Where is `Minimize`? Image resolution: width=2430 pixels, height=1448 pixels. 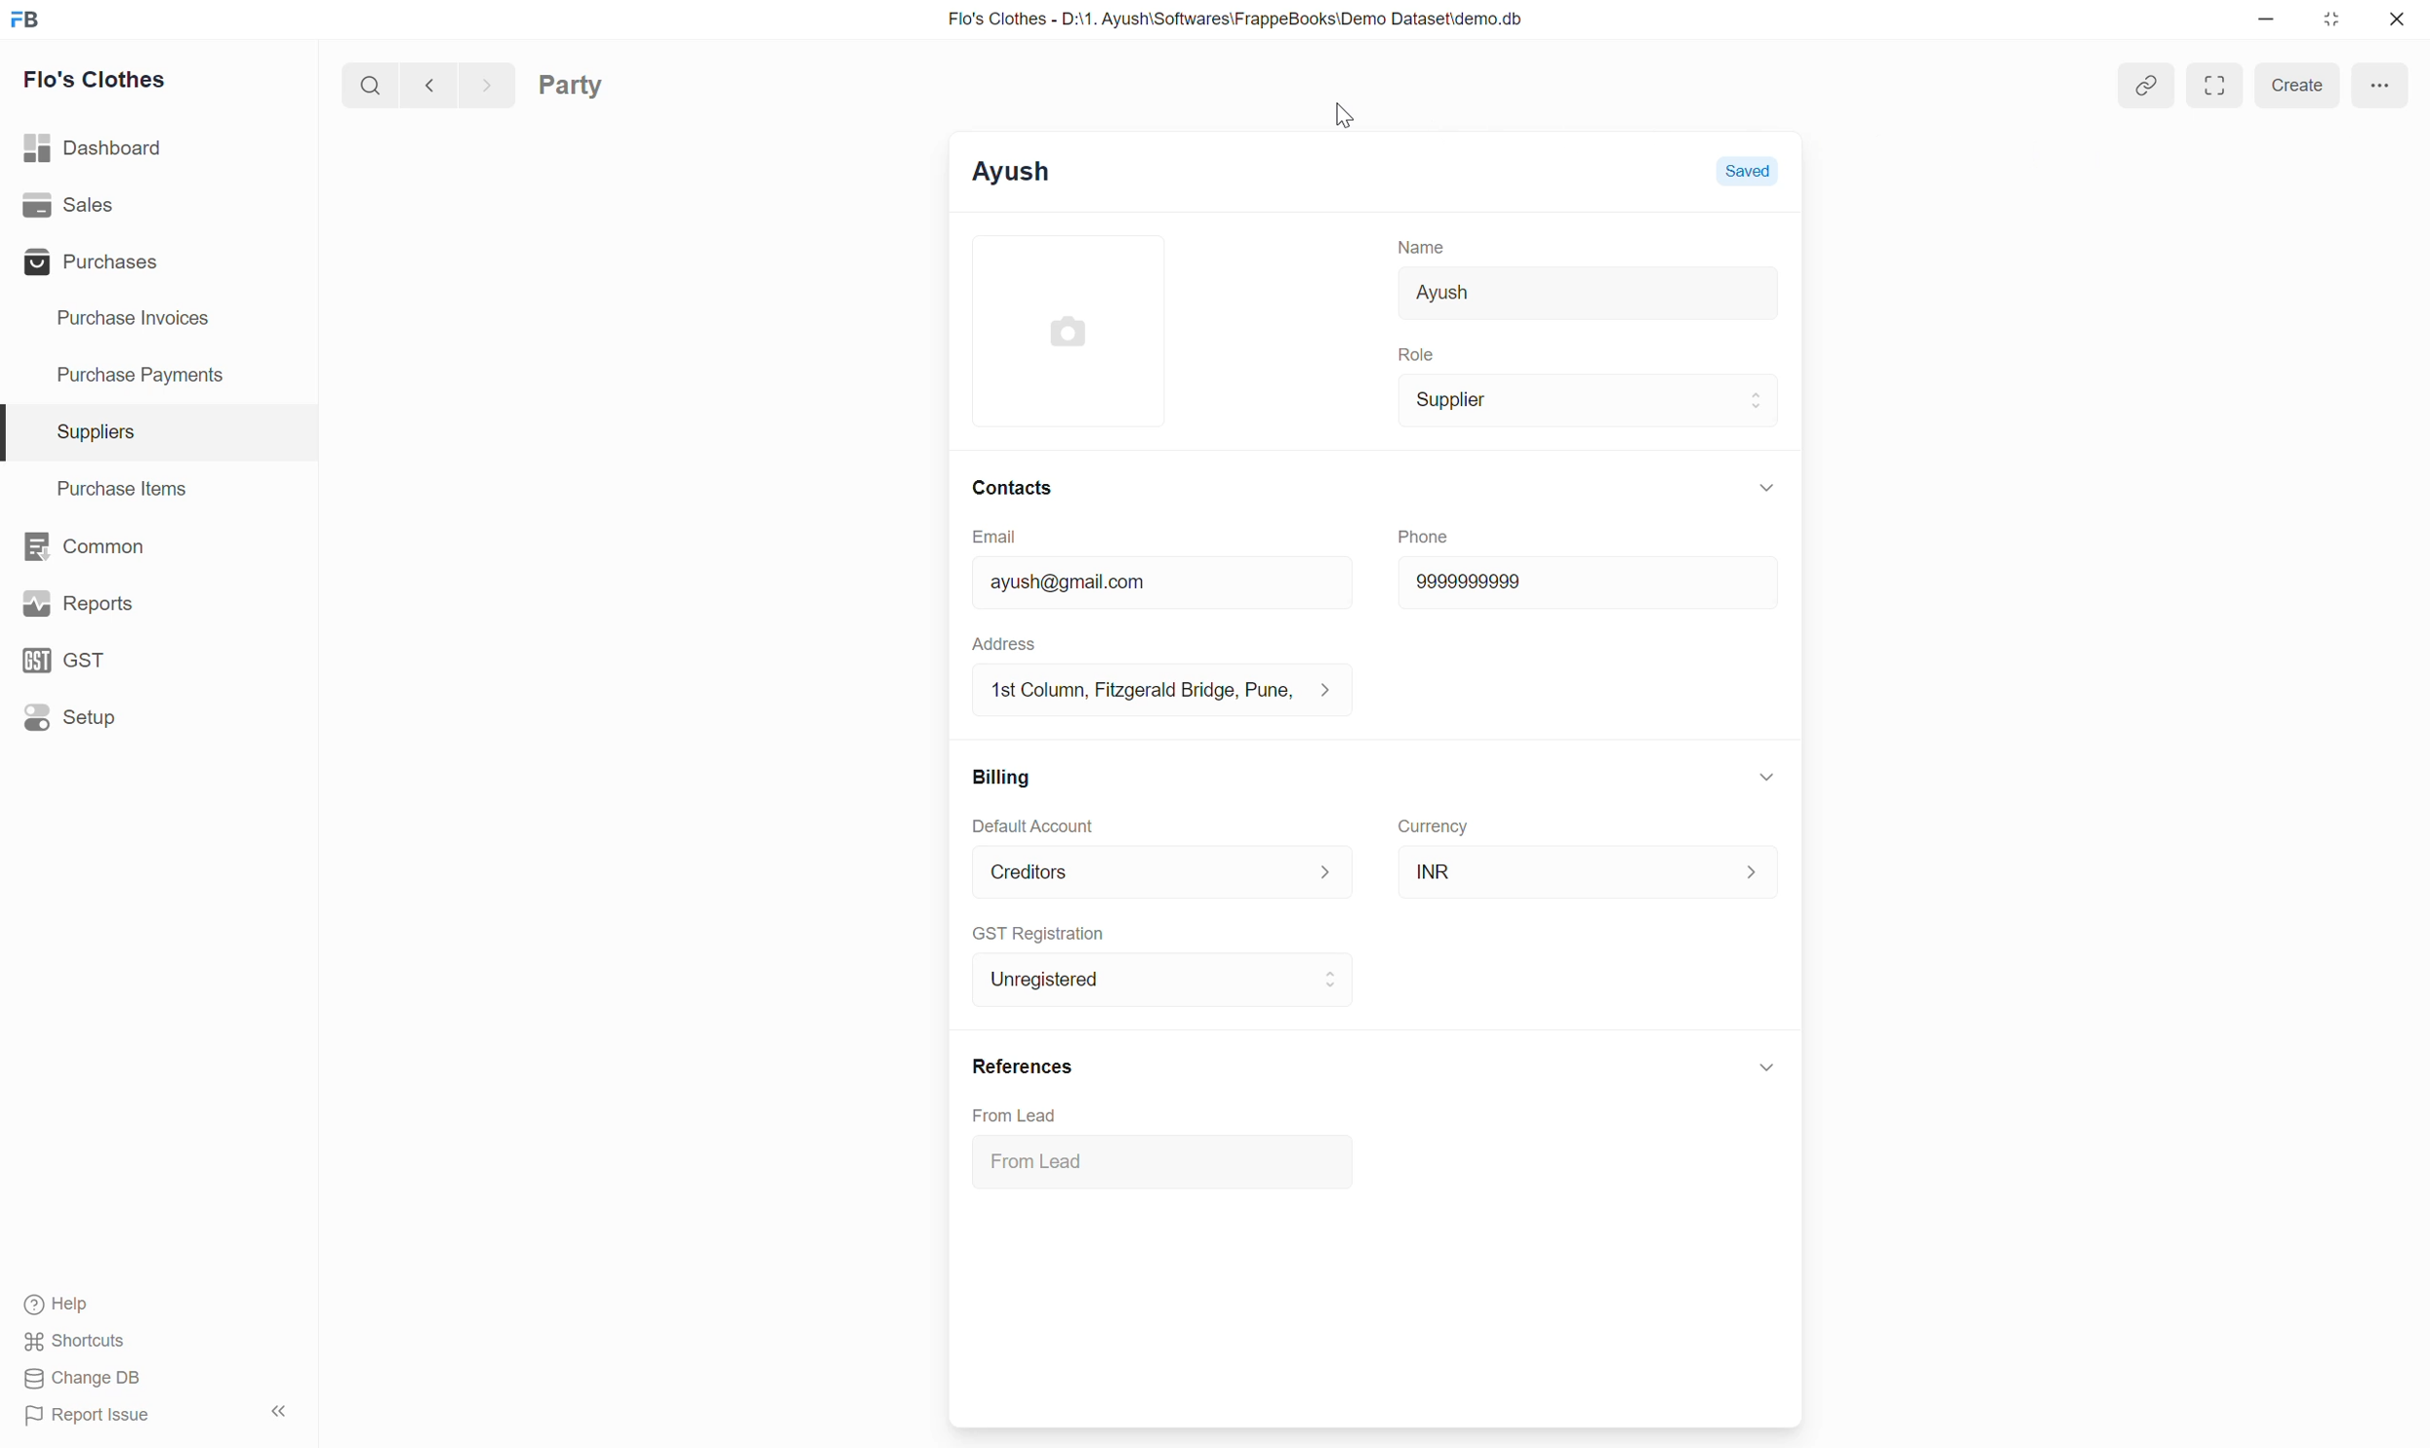 Minimize is located at coordinates (2266, 19).